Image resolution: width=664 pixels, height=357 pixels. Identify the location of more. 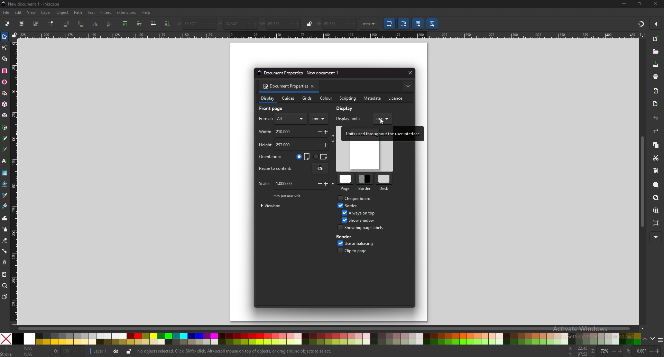
(655, 237).